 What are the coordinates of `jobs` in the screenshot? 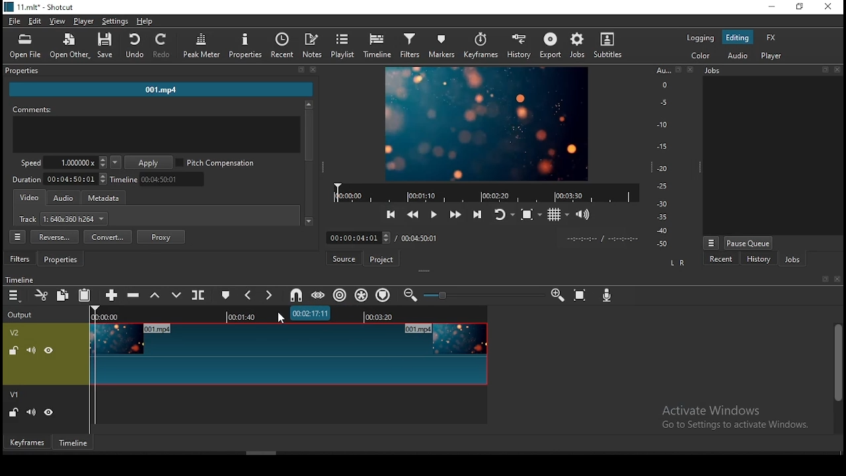 It's located at (792, 259).